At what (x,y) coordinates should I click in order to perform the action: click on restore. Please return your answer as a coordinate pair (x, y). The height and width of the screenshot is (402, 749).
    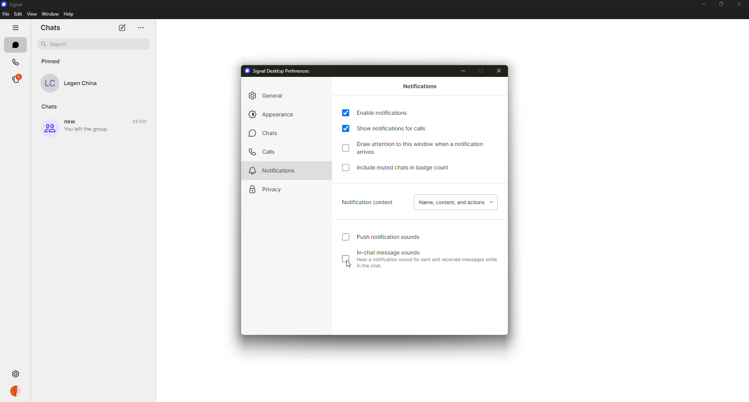
    Looking at the image, I should click on (721, 4).